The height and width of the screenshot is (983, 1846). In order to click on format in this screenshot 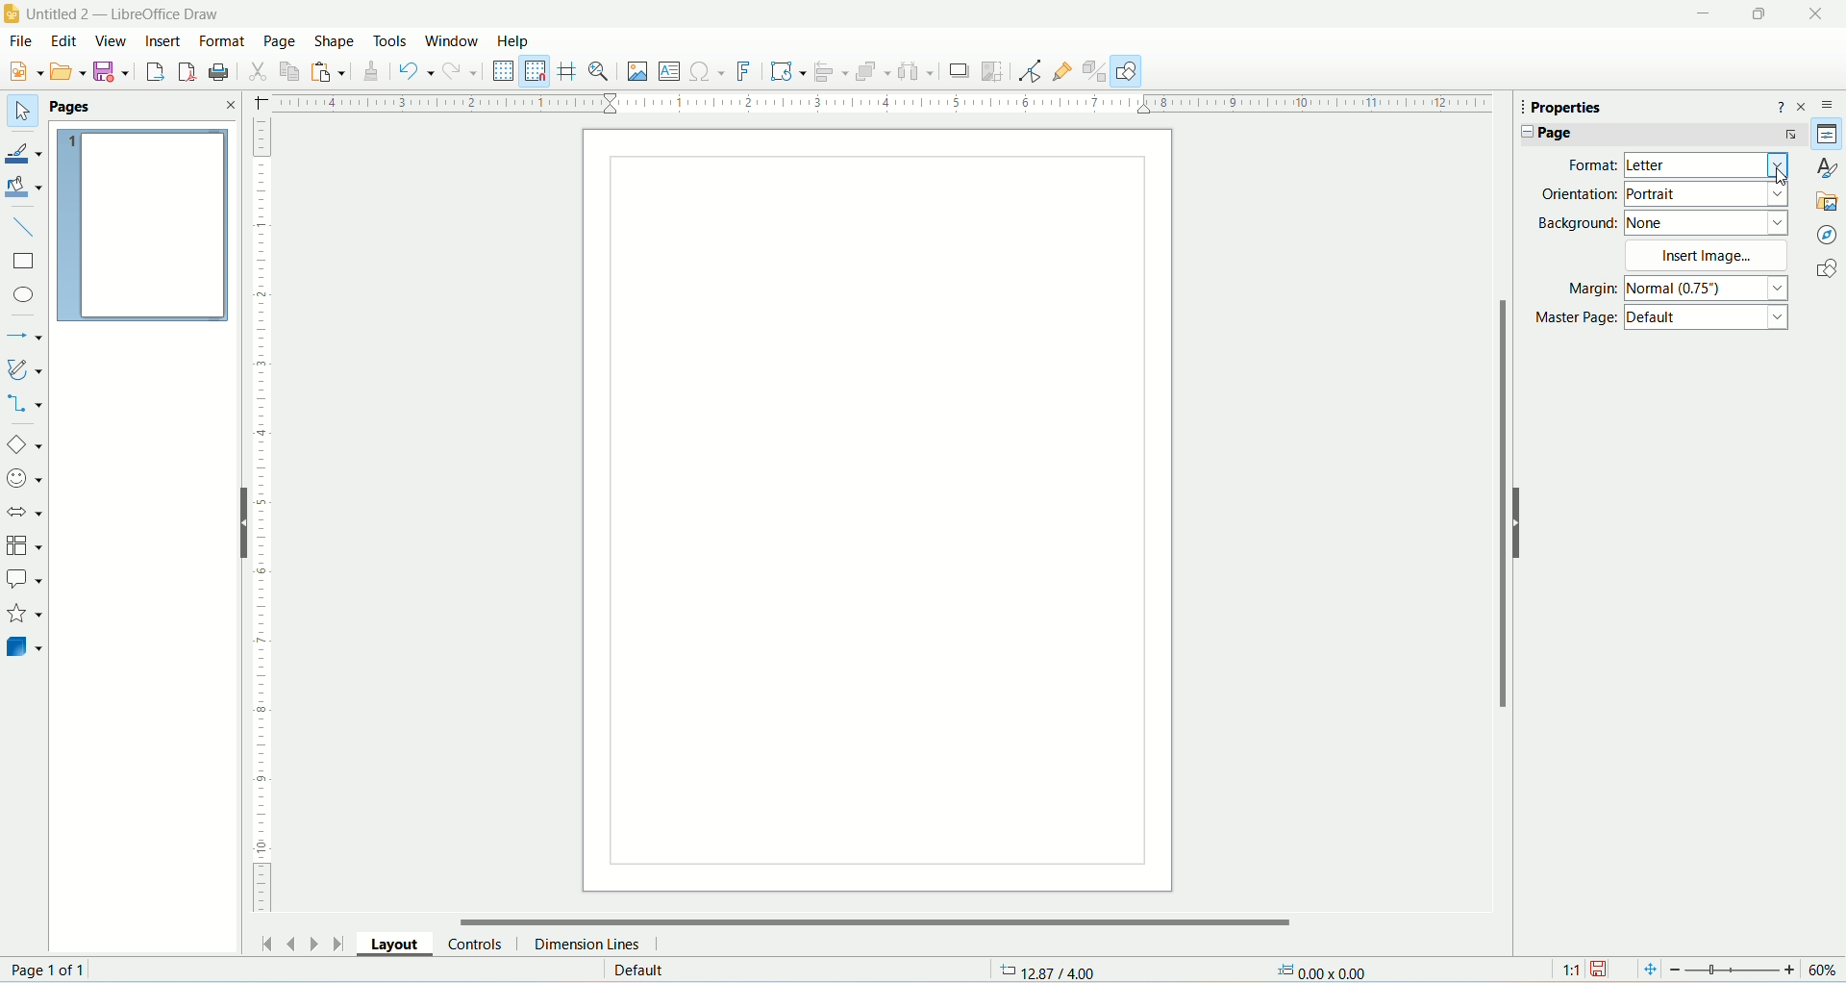, I will do `click(223, 40)`.